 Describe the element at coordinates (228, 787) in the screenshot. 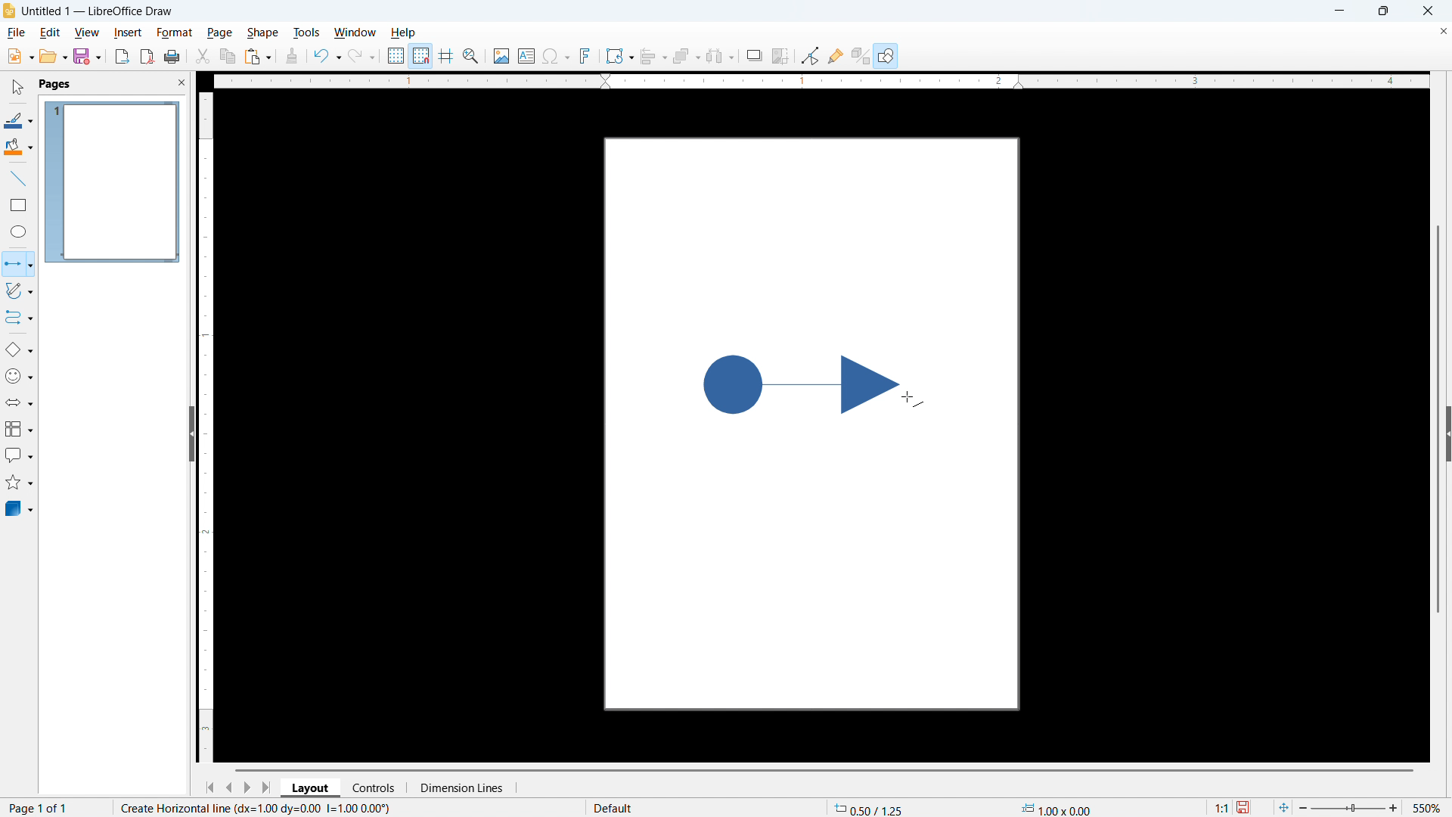

I see `Previous page ` at that location.